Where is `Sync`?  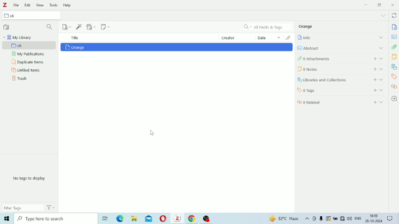 Sync is located at coordinates (394, 16).